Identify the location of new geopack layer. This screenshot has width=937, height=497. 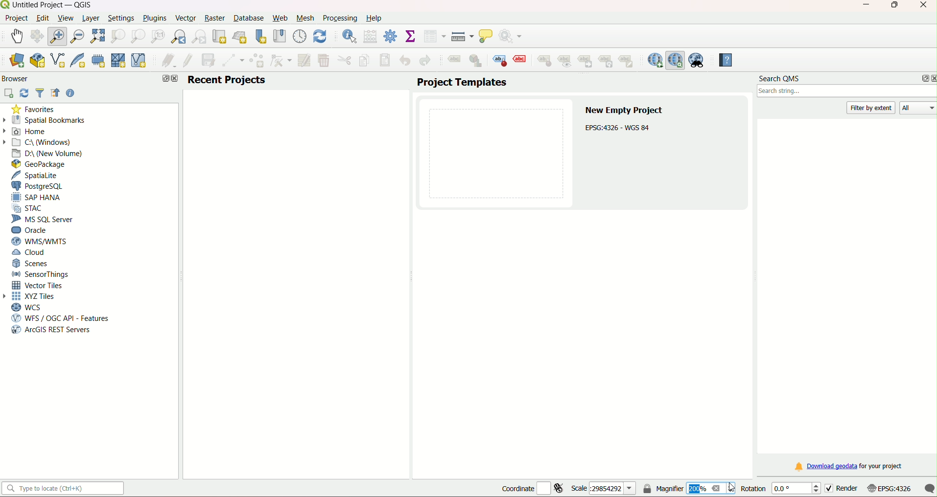
(36, 61).